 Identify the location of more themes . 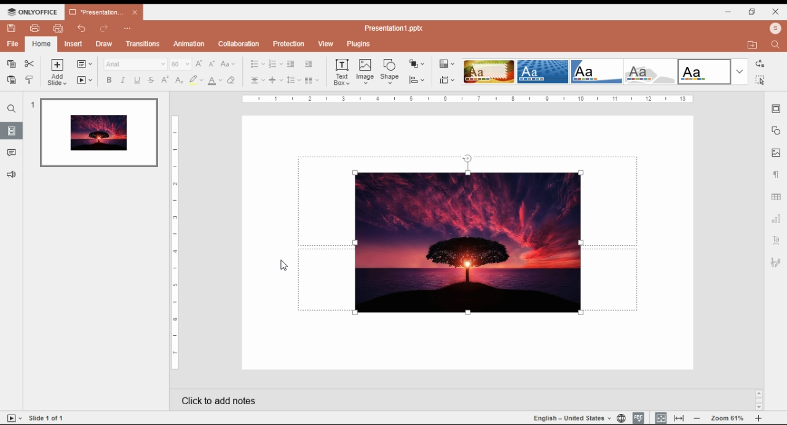
(740, 72).